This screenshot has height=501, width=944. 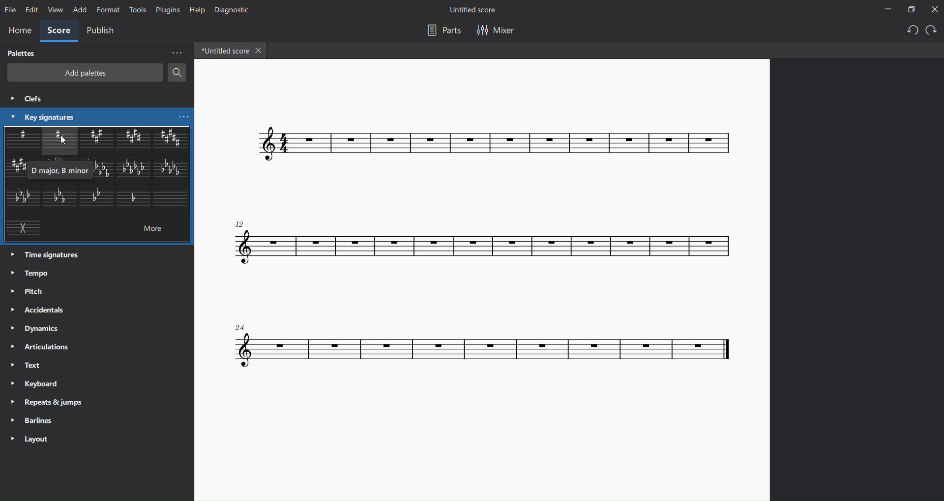 What do you see at coordinates (910, 10) in the screenshot?
I see `maximize` at bounding box center [910, 10].